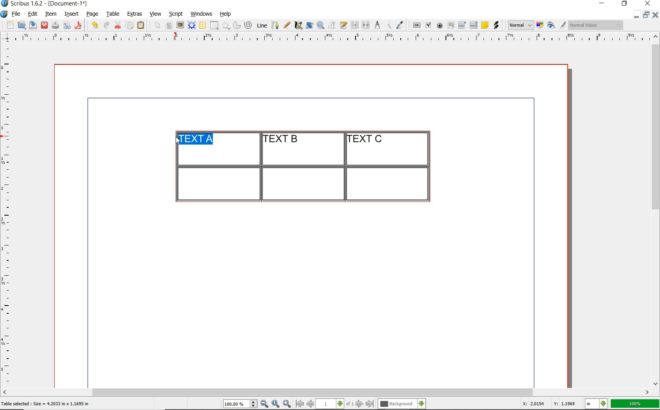 This screenshot has height=410, width=660. Describe the element at coordinates (287, 25) in the screenshot. I see `freehand line` at that location.